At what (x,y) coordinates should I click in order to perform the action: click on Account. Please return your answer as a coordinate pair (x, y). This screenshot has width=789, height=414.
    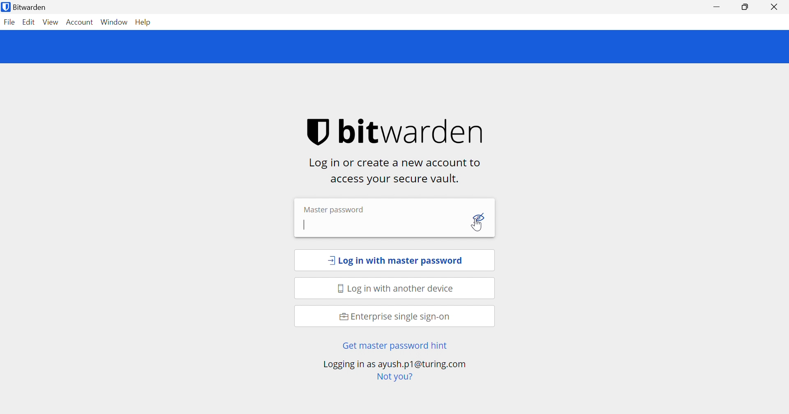
    Looking at the image, I should click on (79, 22).